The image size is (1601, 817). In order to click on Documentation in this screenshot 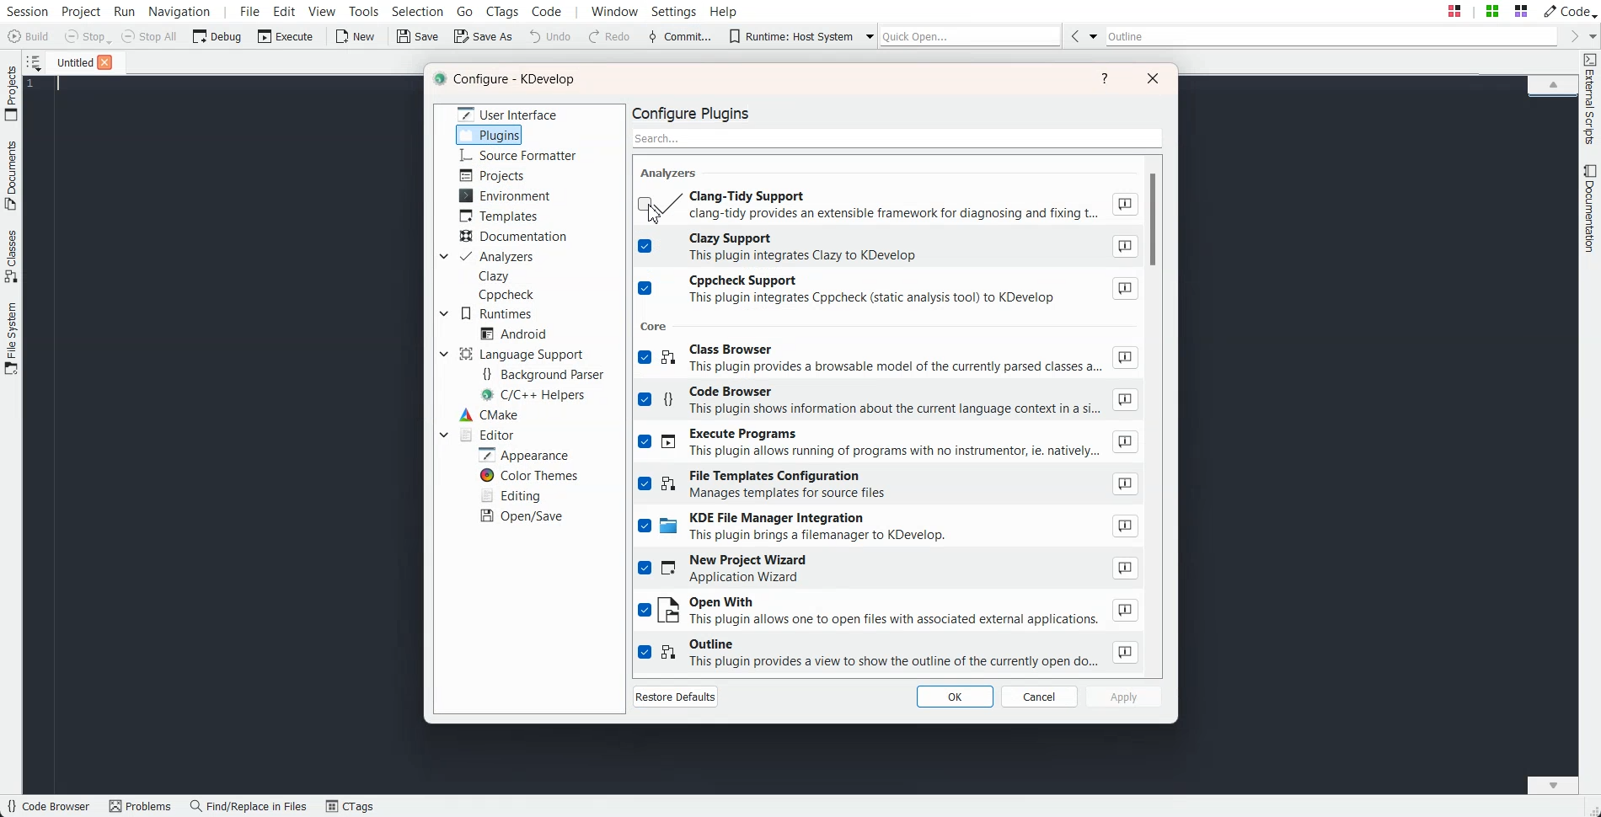, I will do `click(1591, 208)`.